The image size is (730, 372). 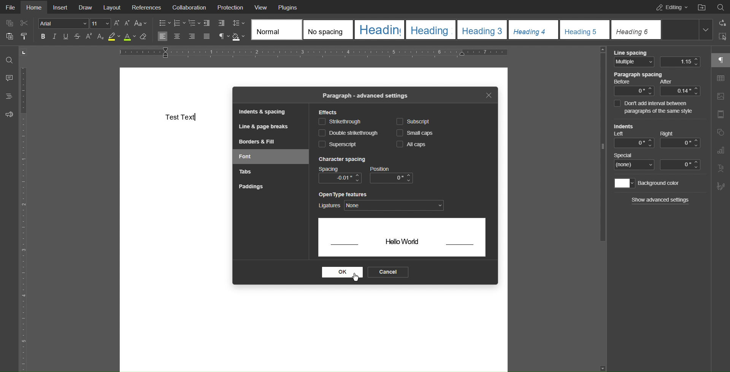 What do you see at coordinates (720, 150) in the screenshot?
I see `Graph Settings` at bounding box center [720, 150].